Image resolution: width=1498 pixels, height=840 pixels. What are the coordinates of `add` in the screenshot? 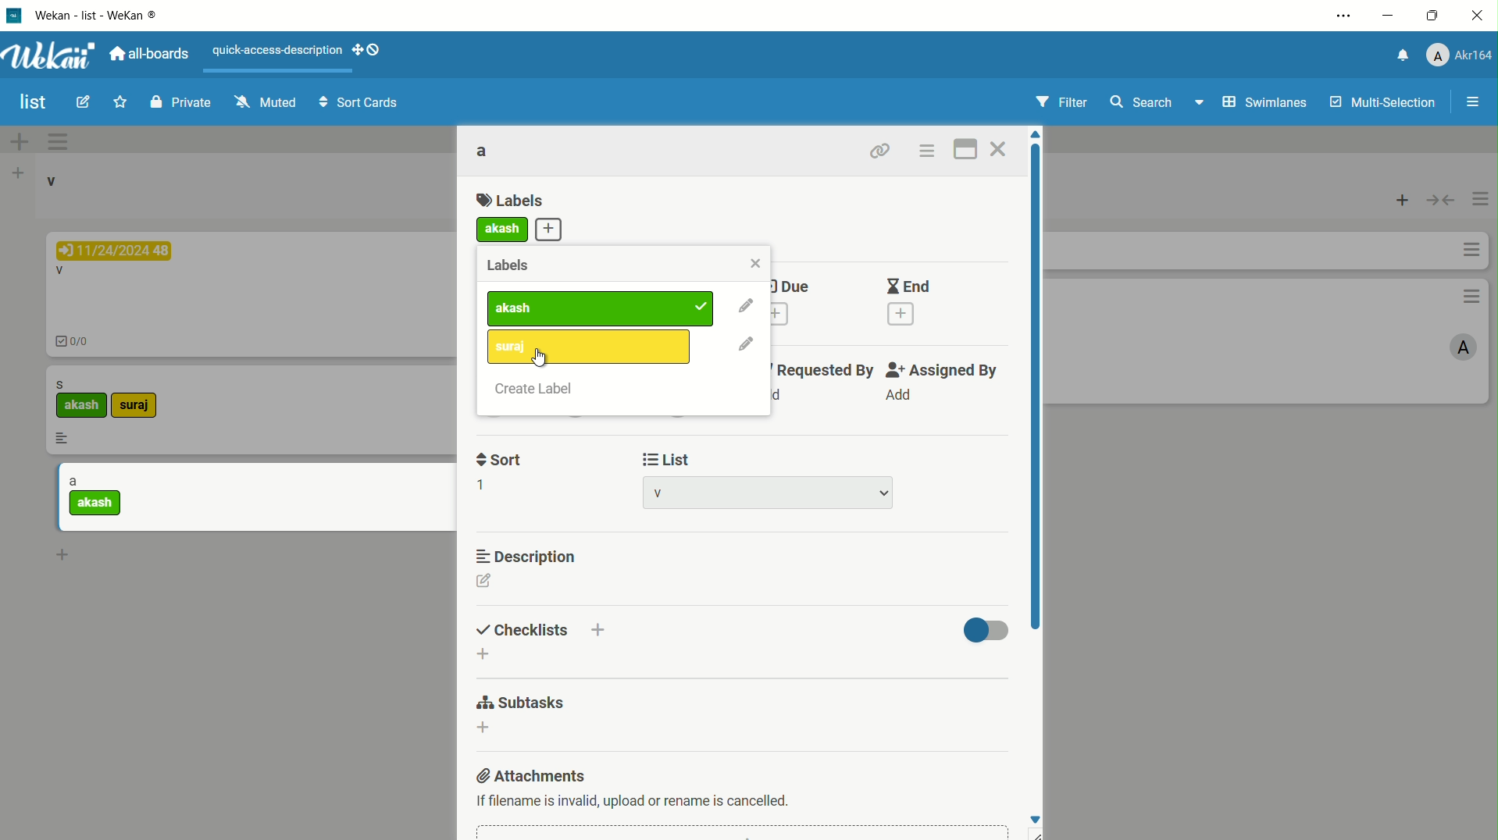 It's located at (16, 142).